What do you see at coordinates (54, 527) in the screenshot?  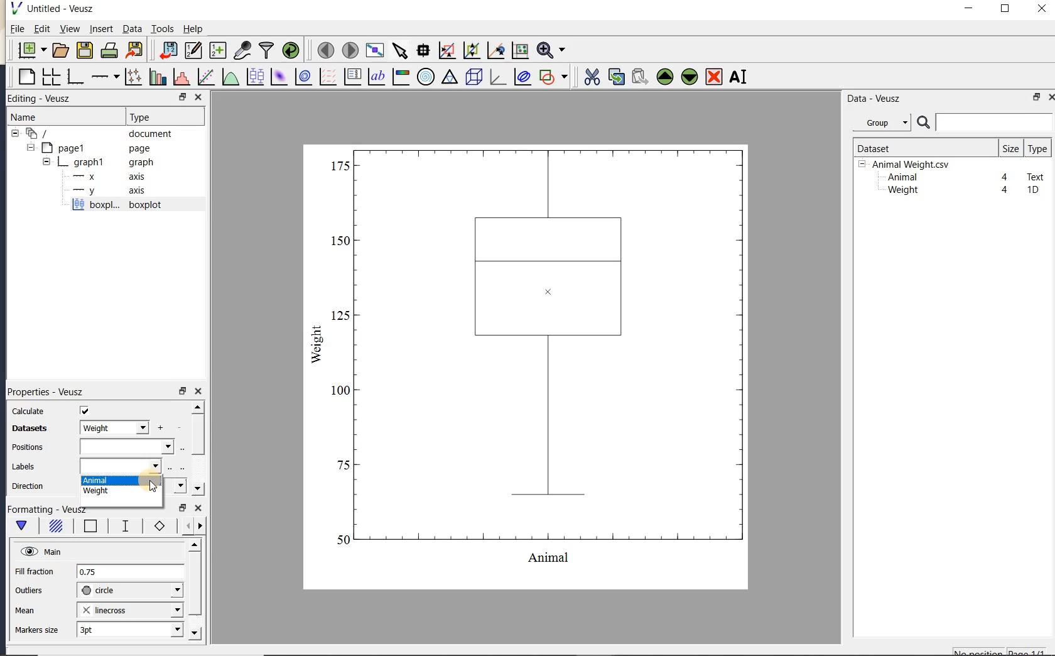 I see `box fill` at bounding box center [54, 527].